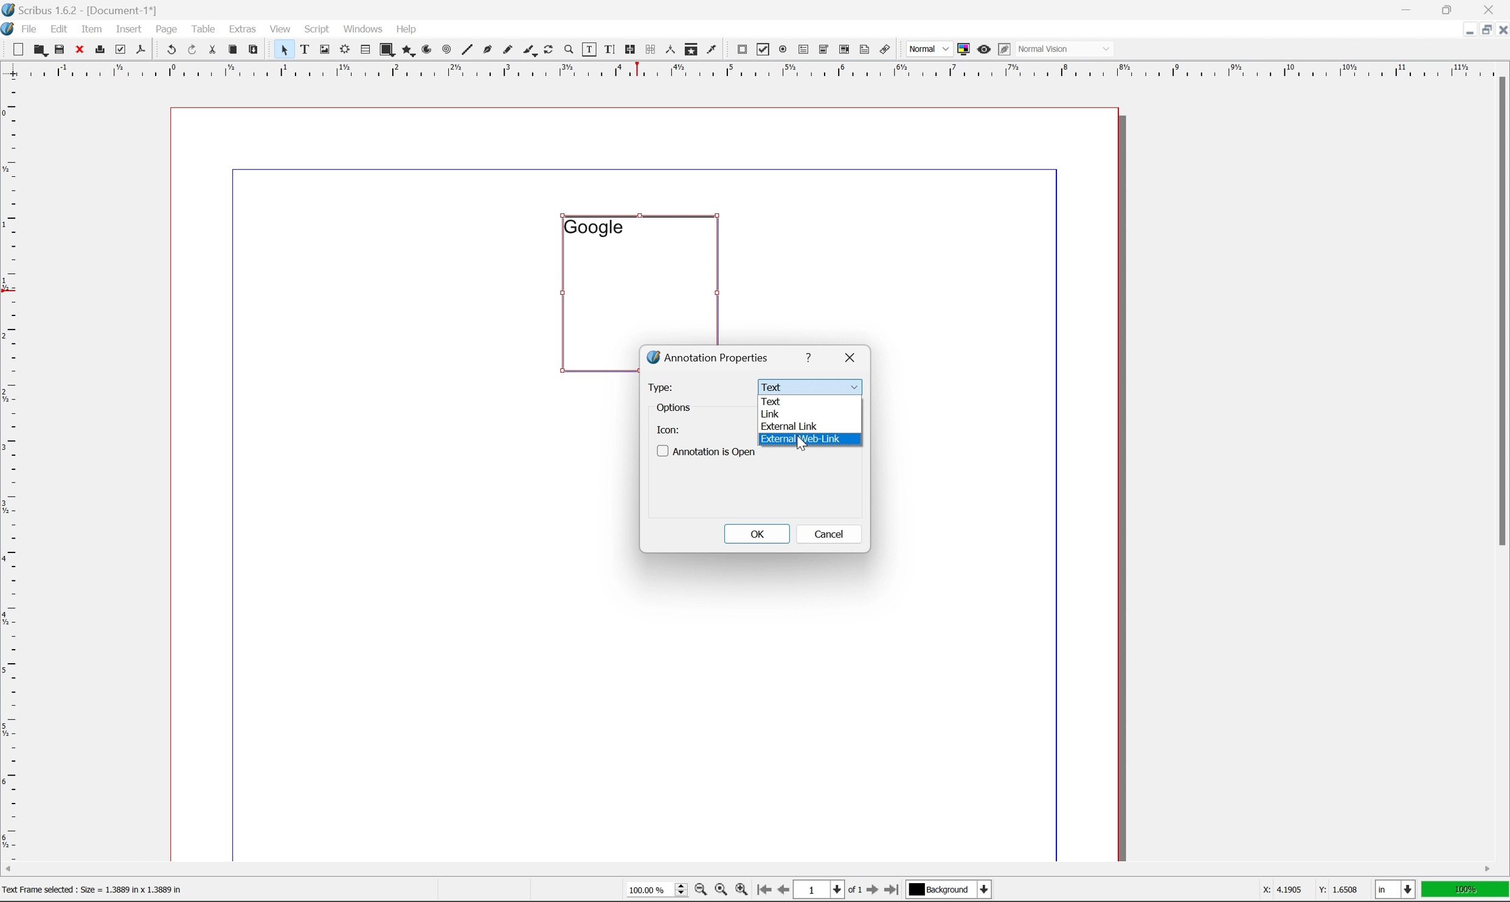  I want to click on redo, so click(193, 50).